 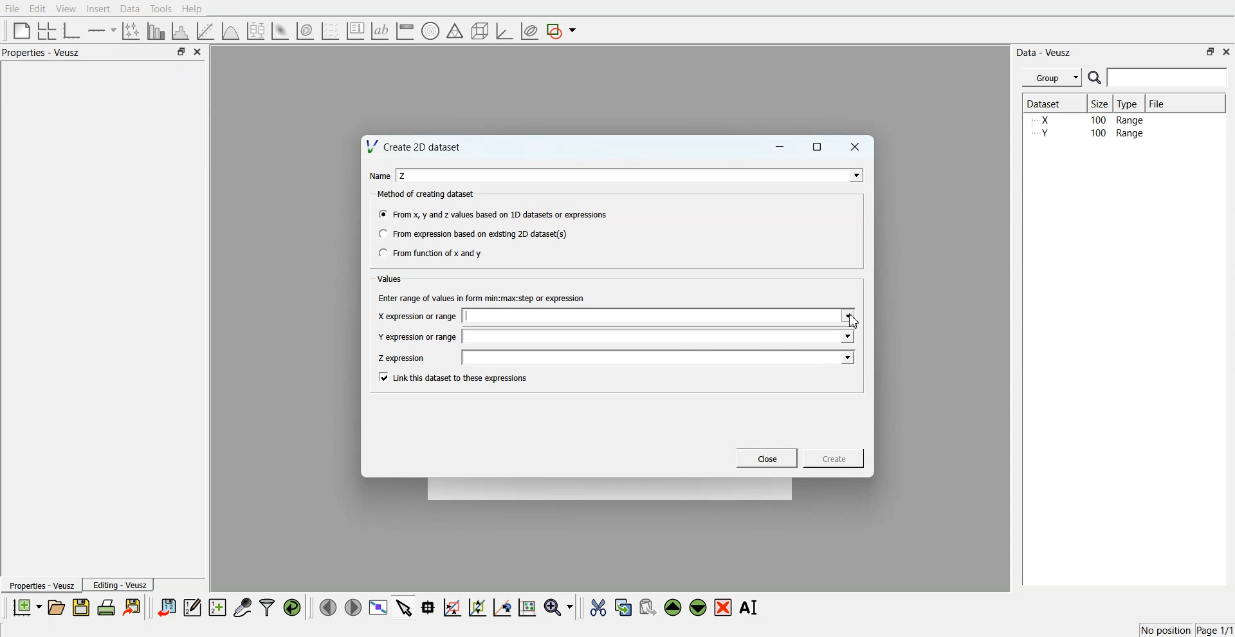 I want to click on Cut the selected widget, so click(x=598, y=608).